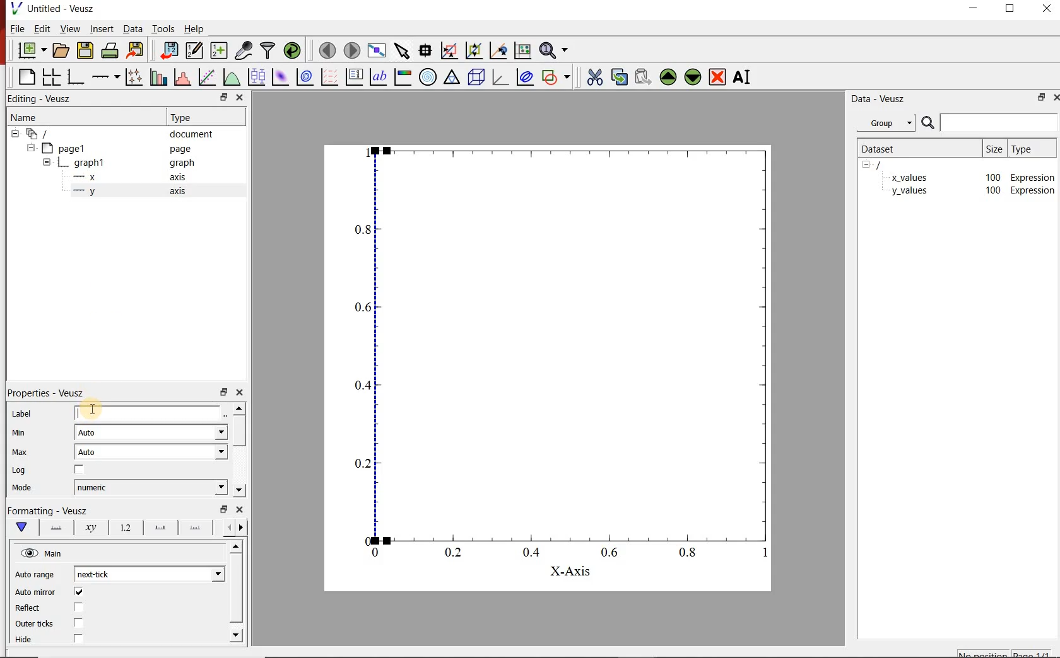 Image resolution: width=1060 pixels, height=658 pixels. I want to click on checkbox, so click(79, 591).